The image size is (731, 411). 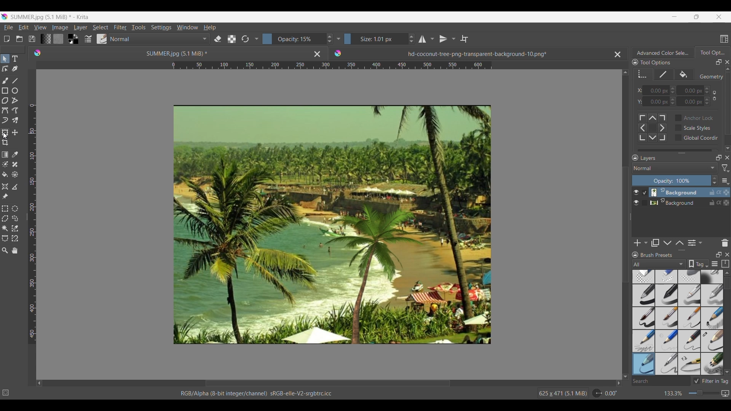 I want to click on Fill gradients, so click(x=45, y=38).